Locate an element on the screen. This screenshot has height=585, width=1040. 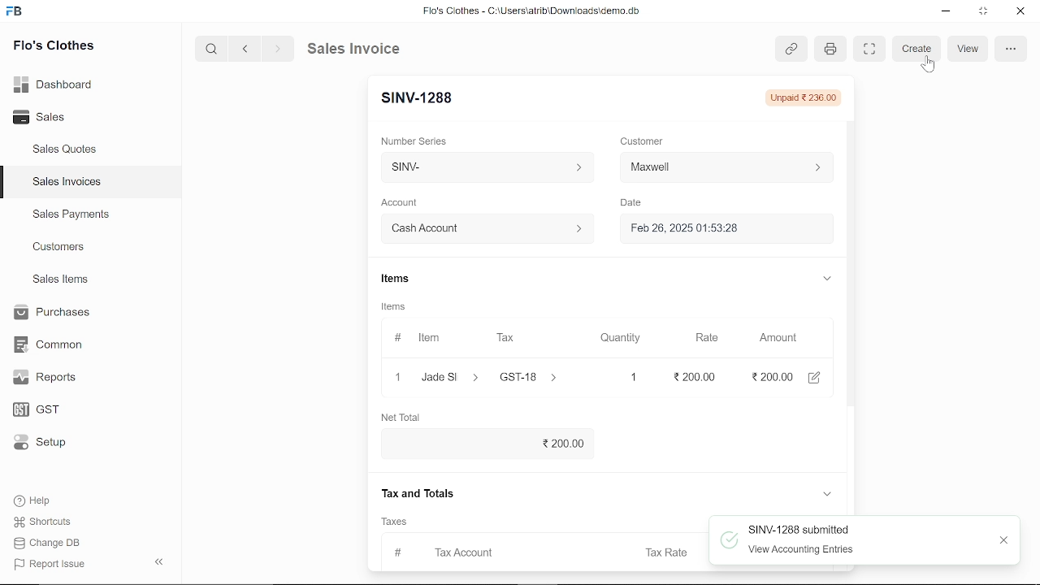
 is located at coordinates (396, 308).